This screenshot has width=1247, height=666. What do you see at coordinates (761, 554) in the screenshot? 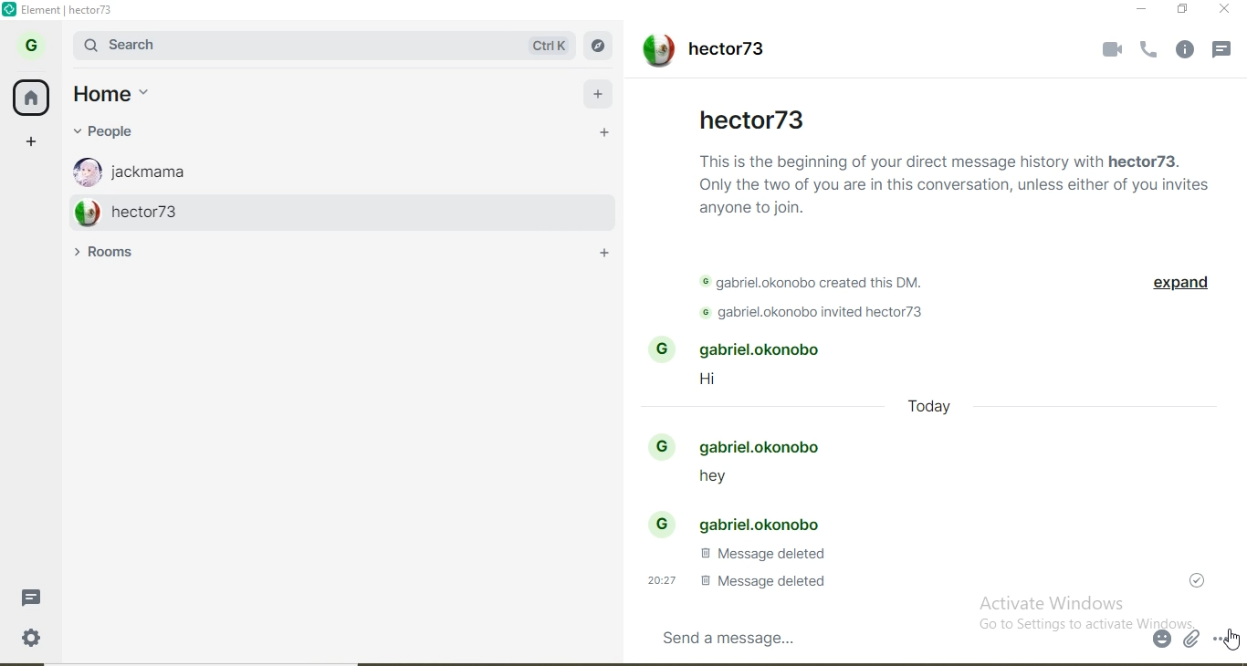
I see `text 4` at bounding box center [761, 554].